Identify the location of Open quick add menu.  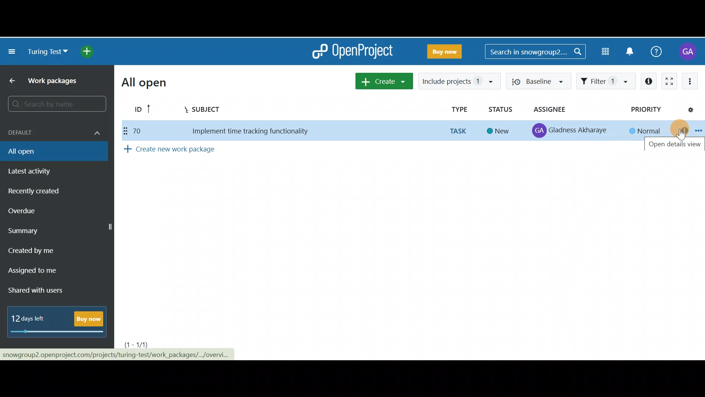
(90, 51).